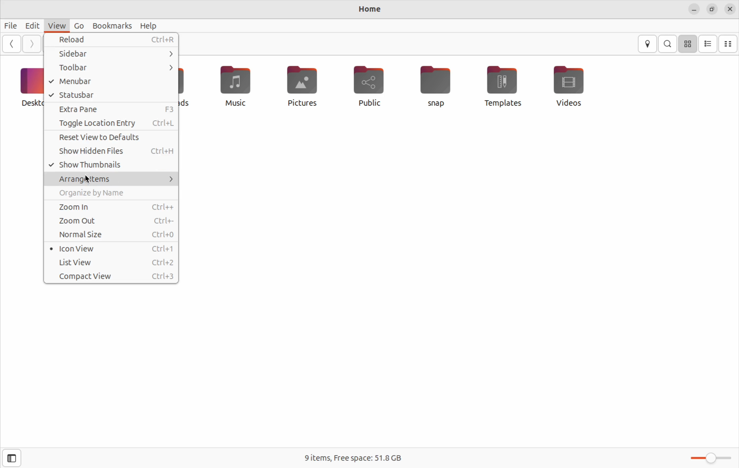  What do you see at coordinates (501, 86) in the screenshot?
I see `Templates` at bounding box center [501, 86].